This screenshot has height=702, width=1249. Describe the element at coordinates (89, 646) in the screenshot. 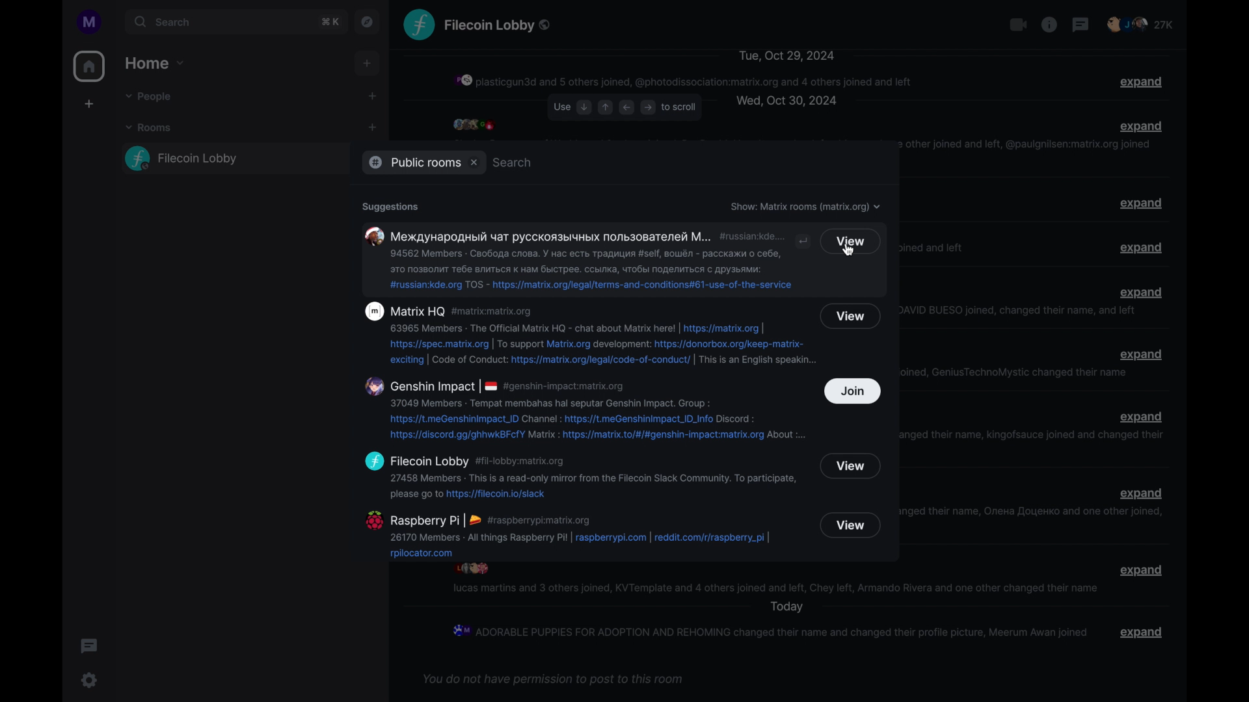

I see `thread activity` at that location.